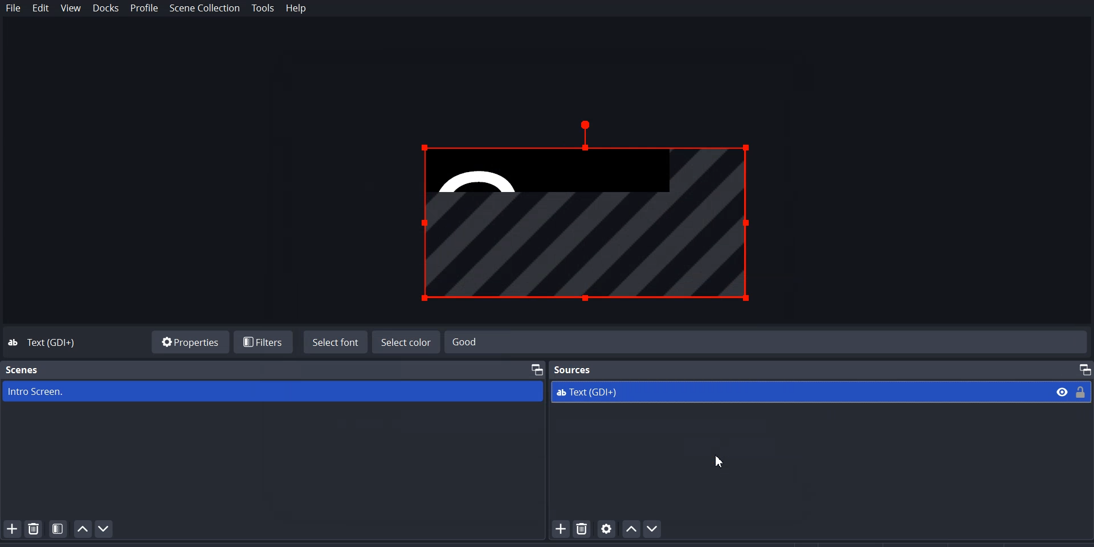 The height and width of the screenshot is (547, 1094). What do you see at coordinates (607, 528) in the screenshot?
I see `open source properties` at bounding box center [607, 528].